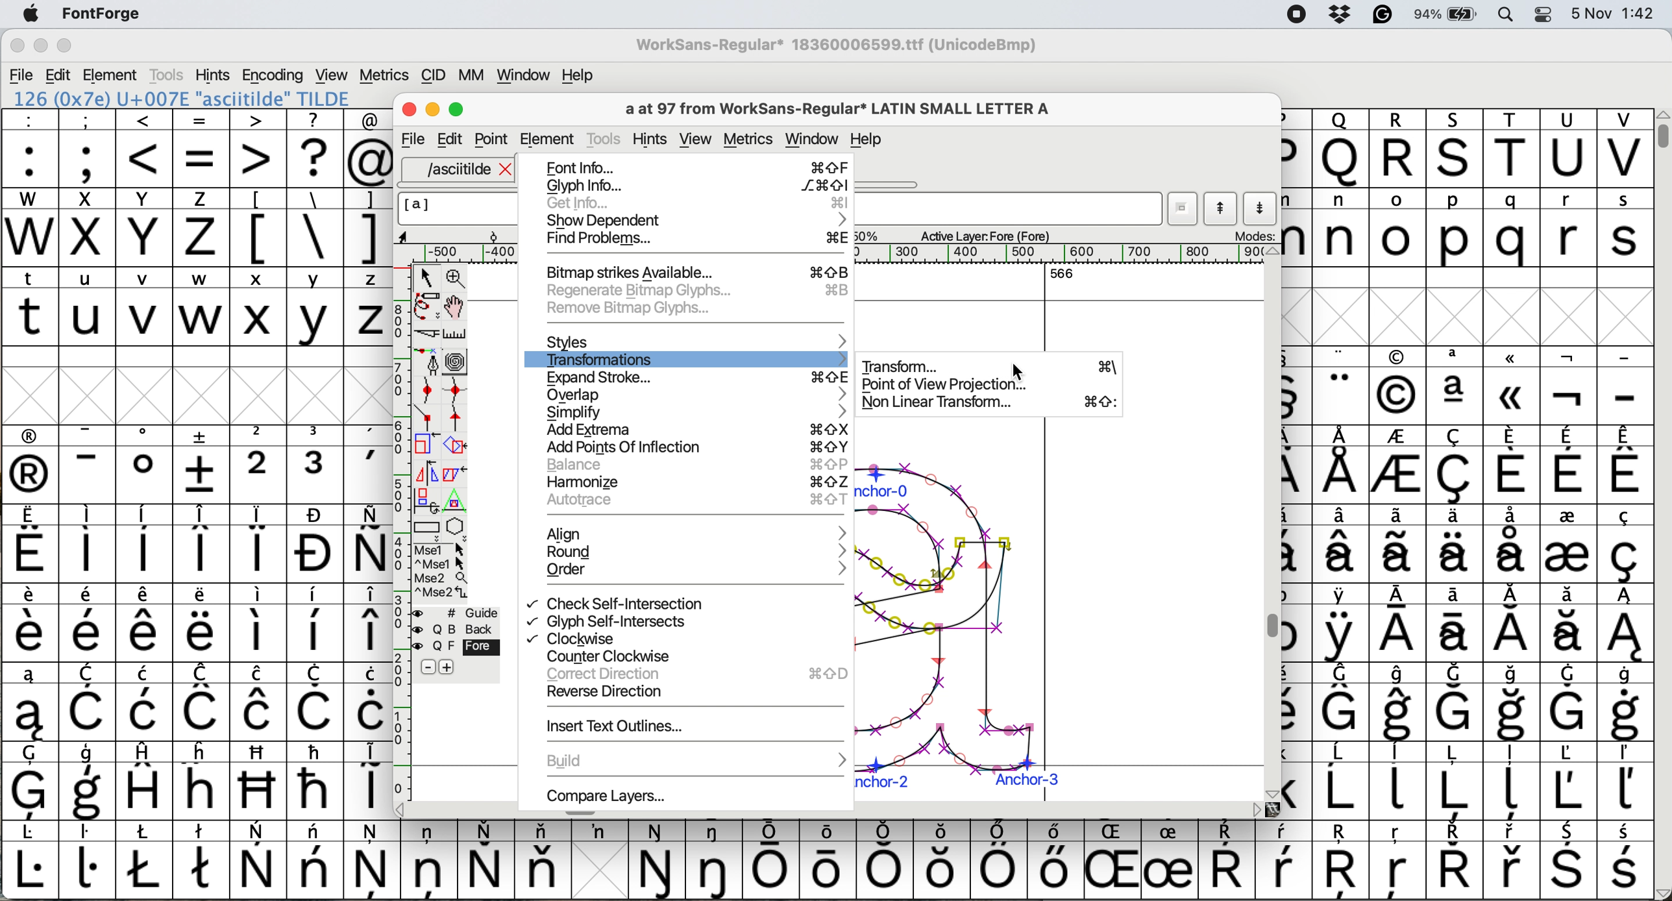 This screenshot has width=1672, height=901. I want to click on symbol, so click(1569, 701).